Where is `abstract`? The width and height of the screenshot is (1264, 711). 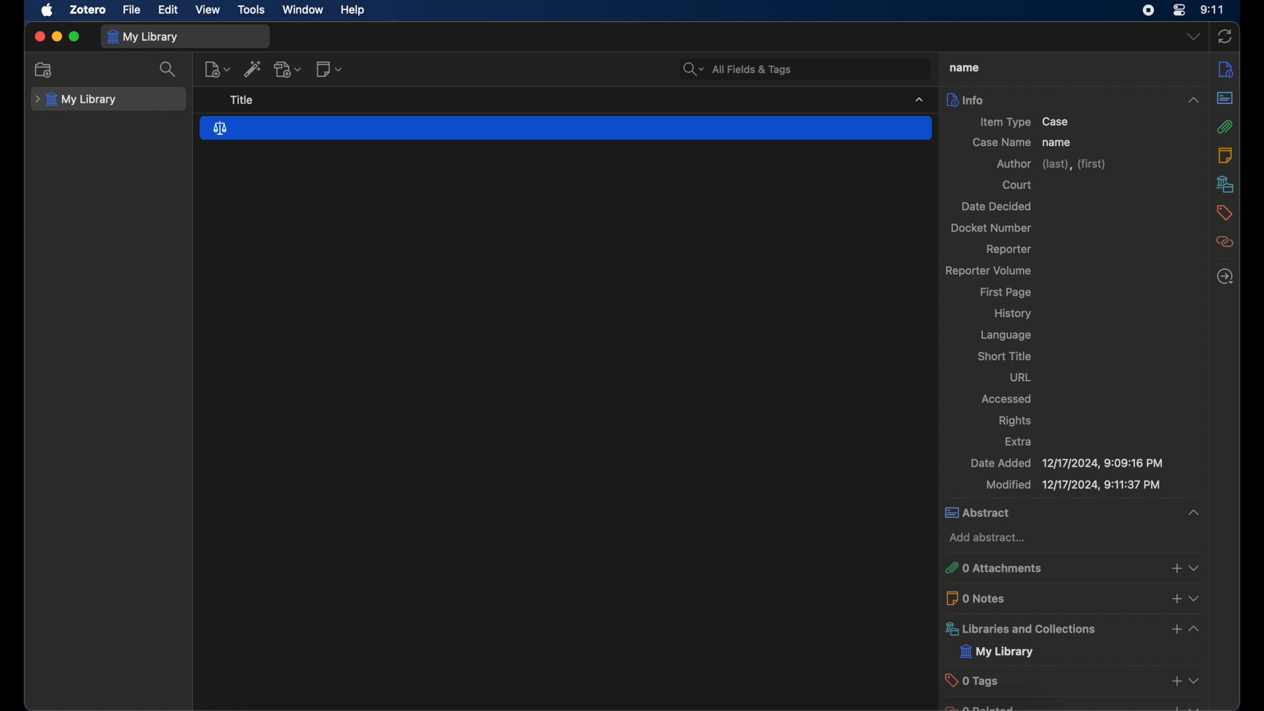
abstract is located at coordinates (1225, 98).